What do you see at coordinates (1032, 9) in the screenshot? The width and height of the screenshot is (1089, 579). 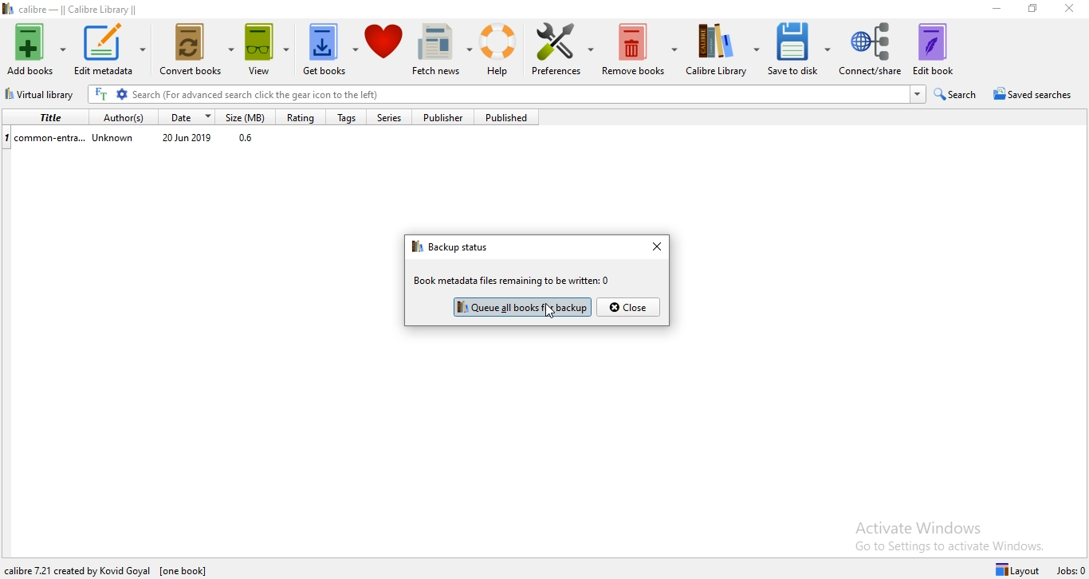 I see `Restore` at bounding box center [1032, 9].